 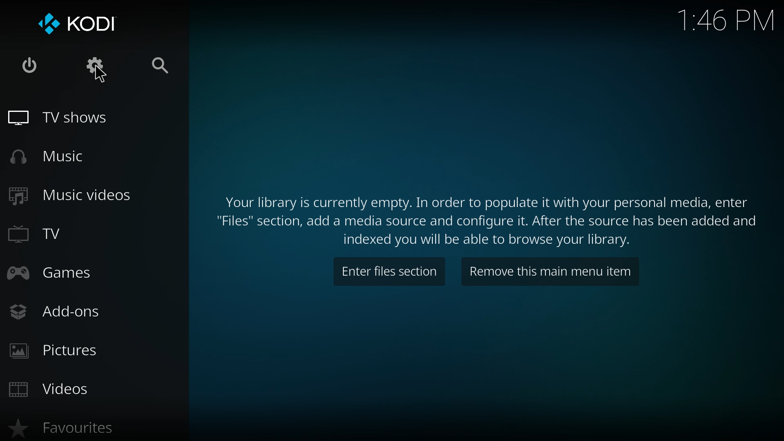 I want to click on enter files section, so click(x=391, y=272).